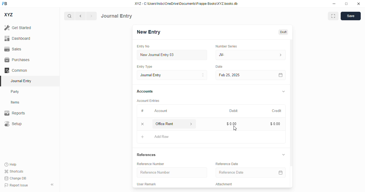 This screenshot has height=192, width=365. Describe the element at coordinates (142, 111) in the screenshot. I see `#` at that location.